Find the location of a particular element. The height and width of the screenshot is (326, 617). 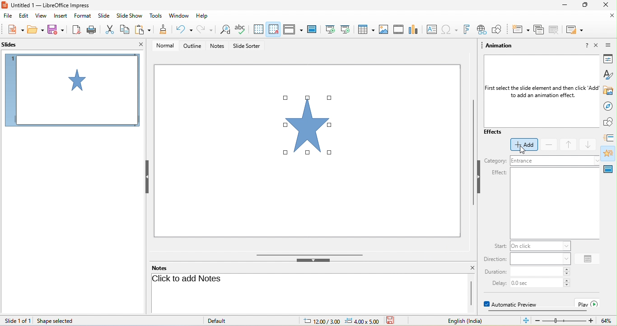

tools is located at coordinates (155, 16).